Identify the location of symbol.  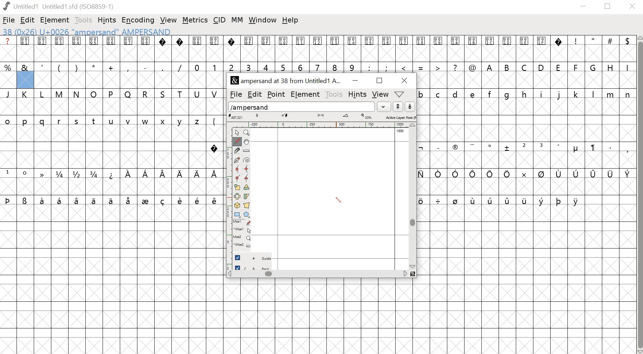
(523, 173).